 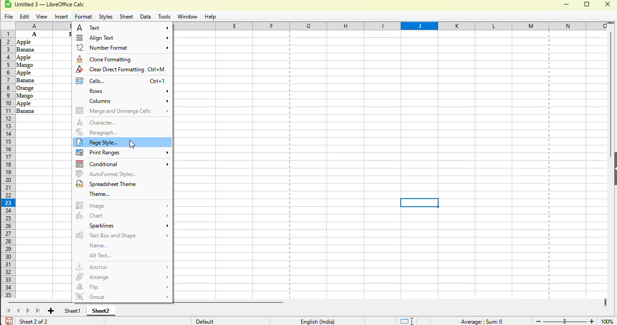 I want to click on click to save document, so click(x=9, y=320).